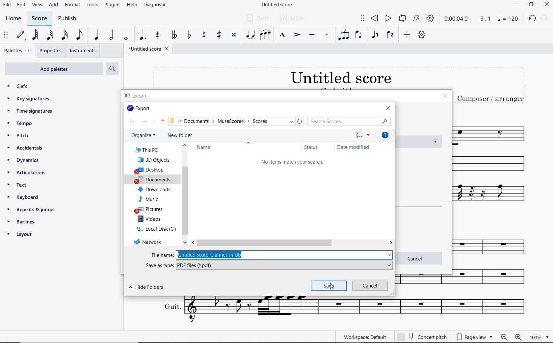  I want to click on FLIP DIRECTION, so click(359, 35).